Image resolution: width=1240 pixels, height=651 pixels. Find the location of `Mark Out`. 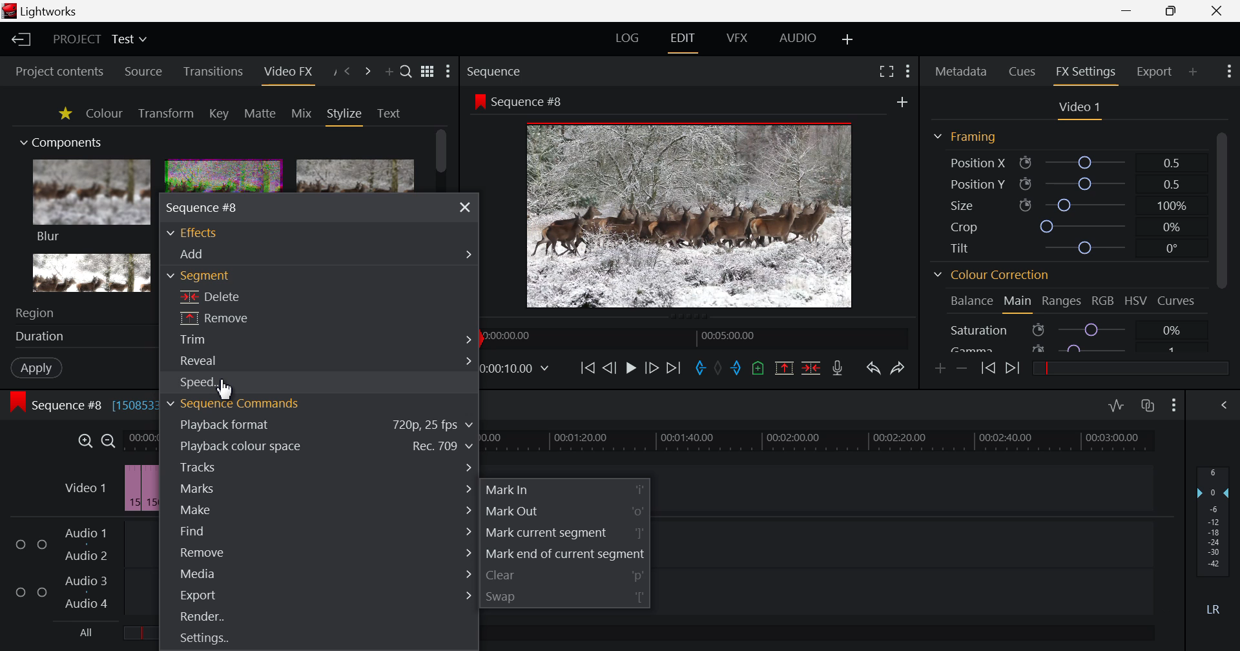

Mark Out is located at coordinates (739, 369).